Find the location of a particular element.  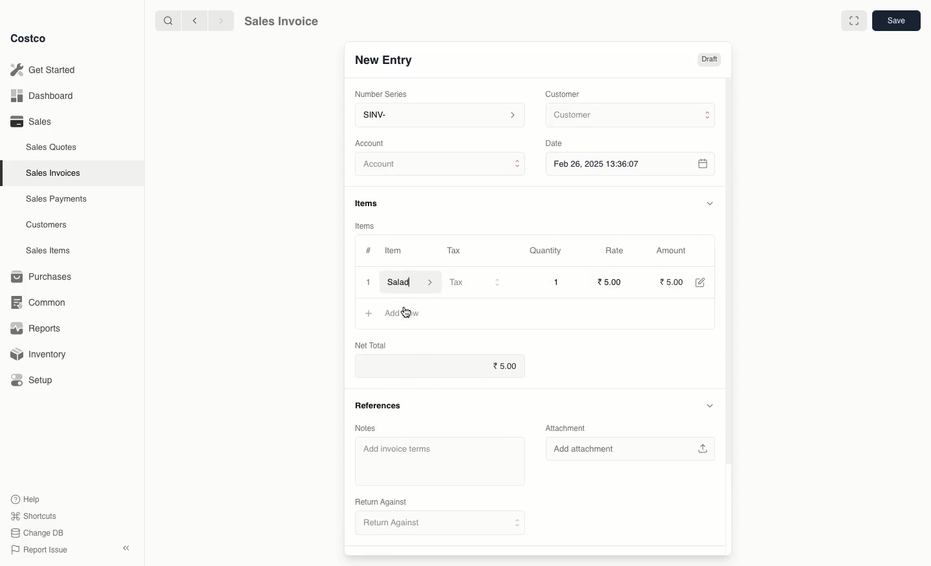

Change DB is located at coordinates (35, 532).